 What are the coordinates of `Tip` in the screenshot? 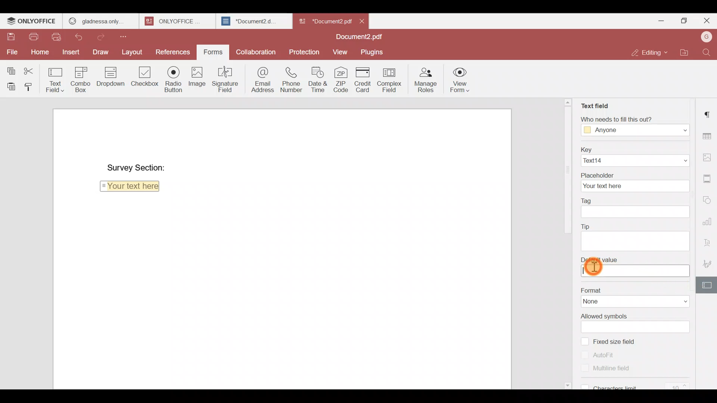 It's located at (634, 226).